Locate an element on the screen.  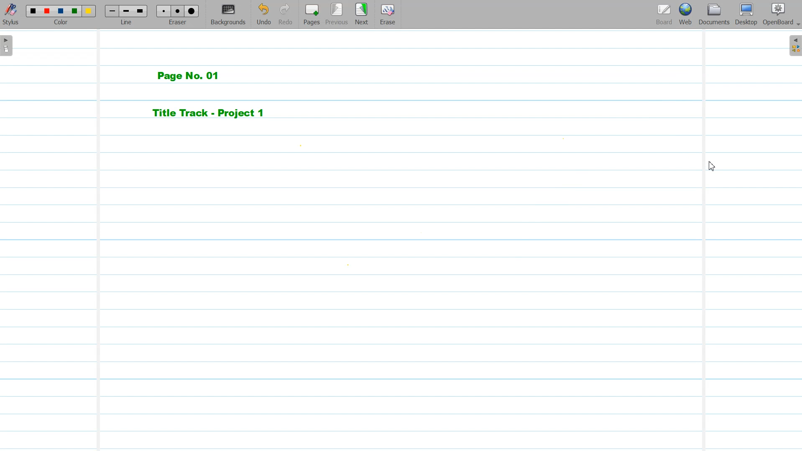
Erase is located at coordinates (387, 14).